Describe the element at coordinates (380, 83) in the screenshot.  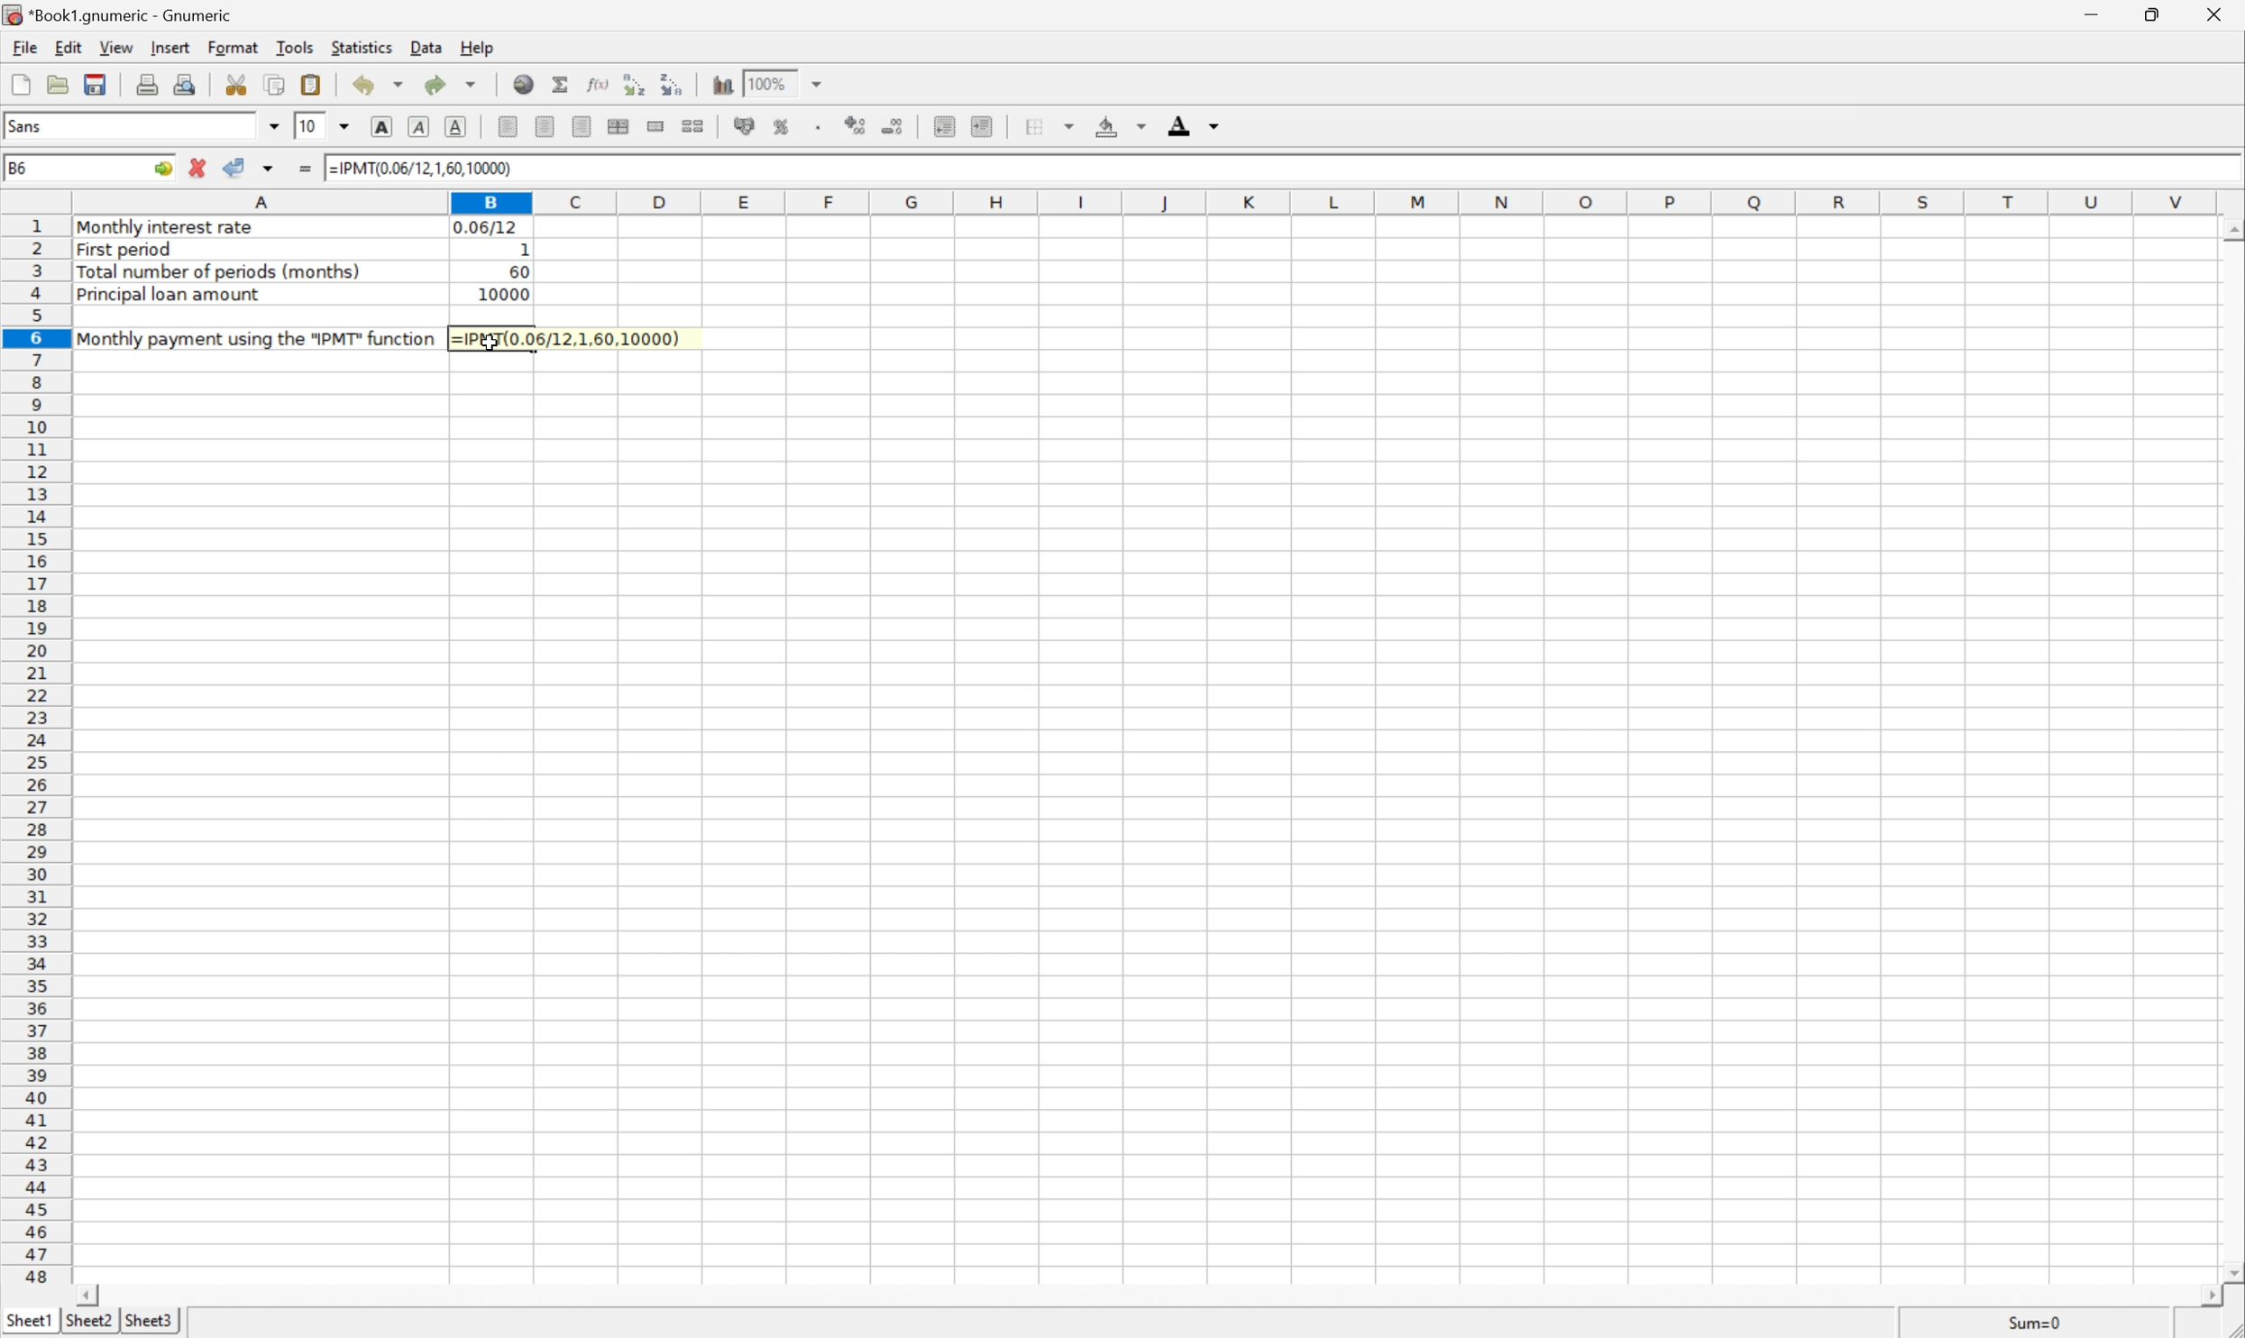
I see `Undo` at that location.